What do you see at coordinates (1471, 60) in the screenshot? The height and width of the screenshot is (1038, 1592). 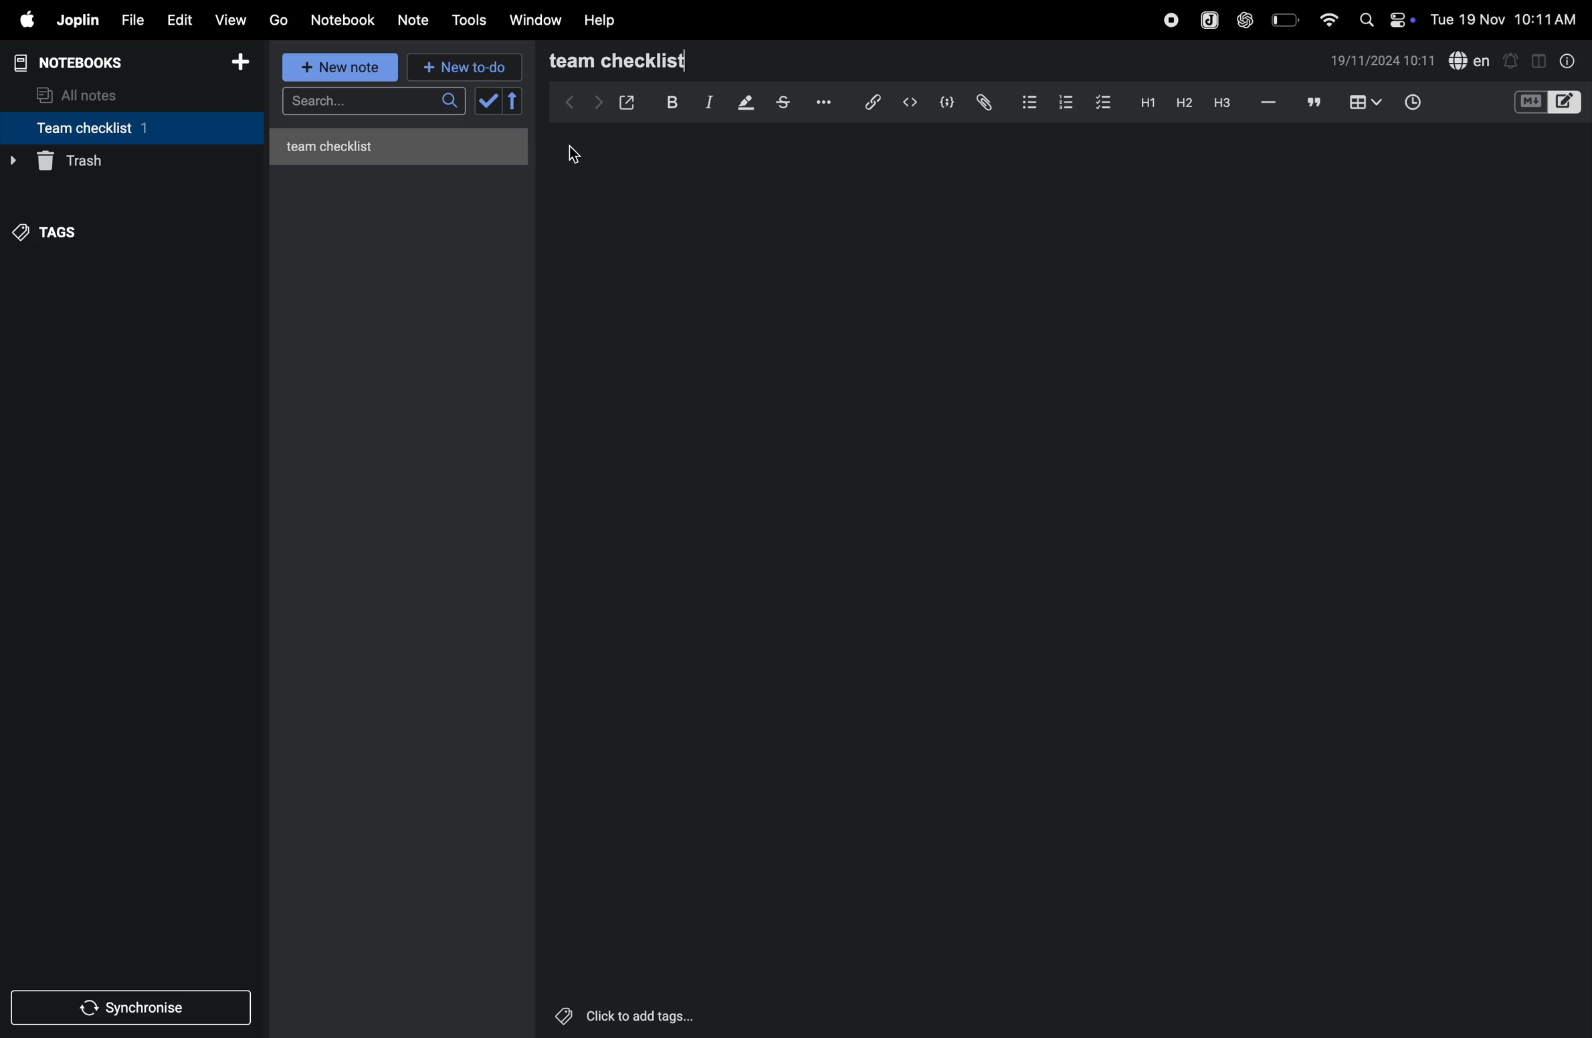 I see `spell check` at bounding box center [1471, 60].